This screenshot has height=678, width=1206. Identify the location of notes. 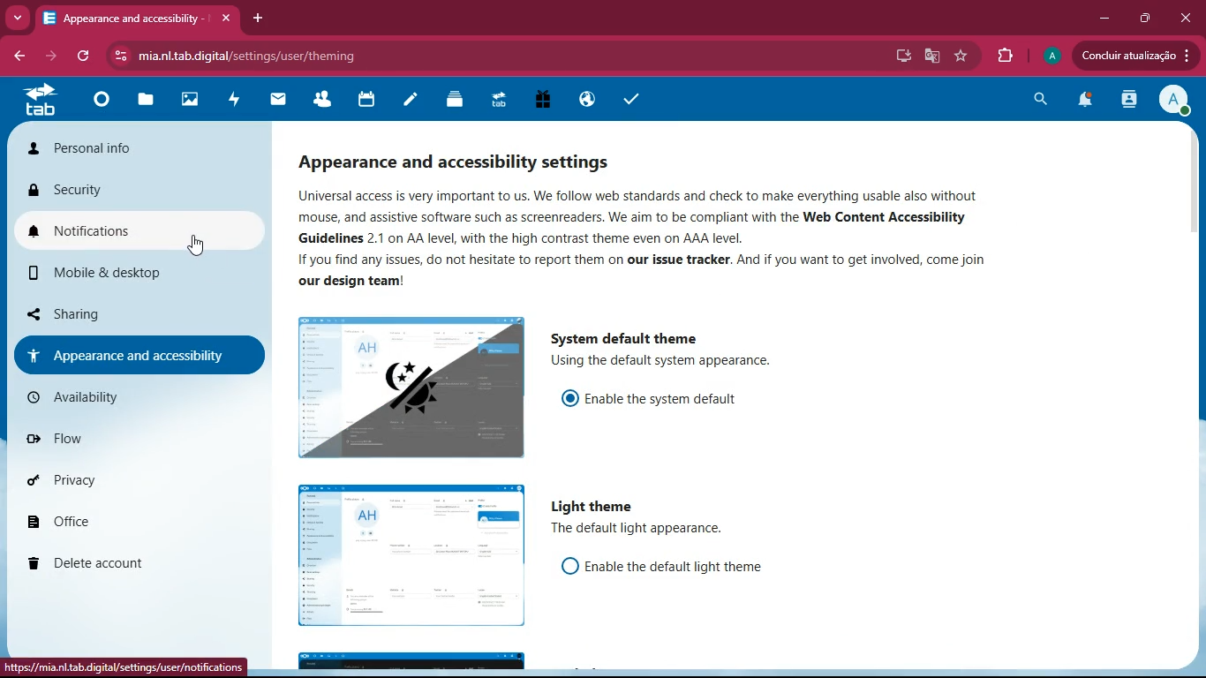
(408, 103).